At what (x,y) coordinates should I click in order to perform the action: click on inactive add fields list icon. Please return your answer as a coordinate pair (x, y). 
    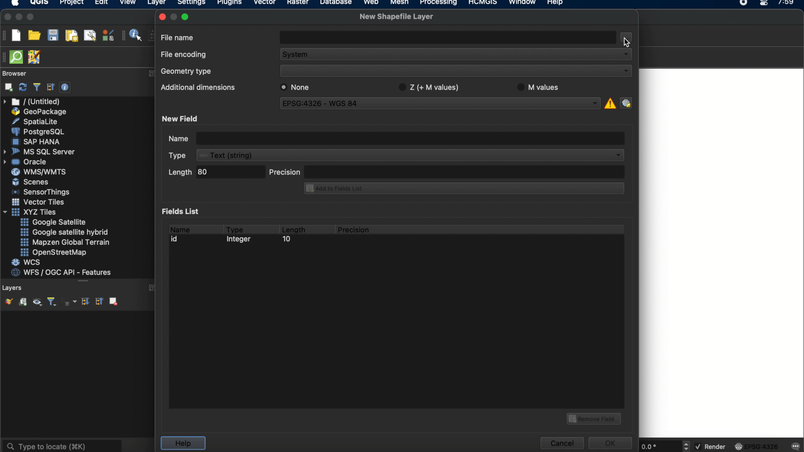
    Looking at the image, I should click on (463, 187).